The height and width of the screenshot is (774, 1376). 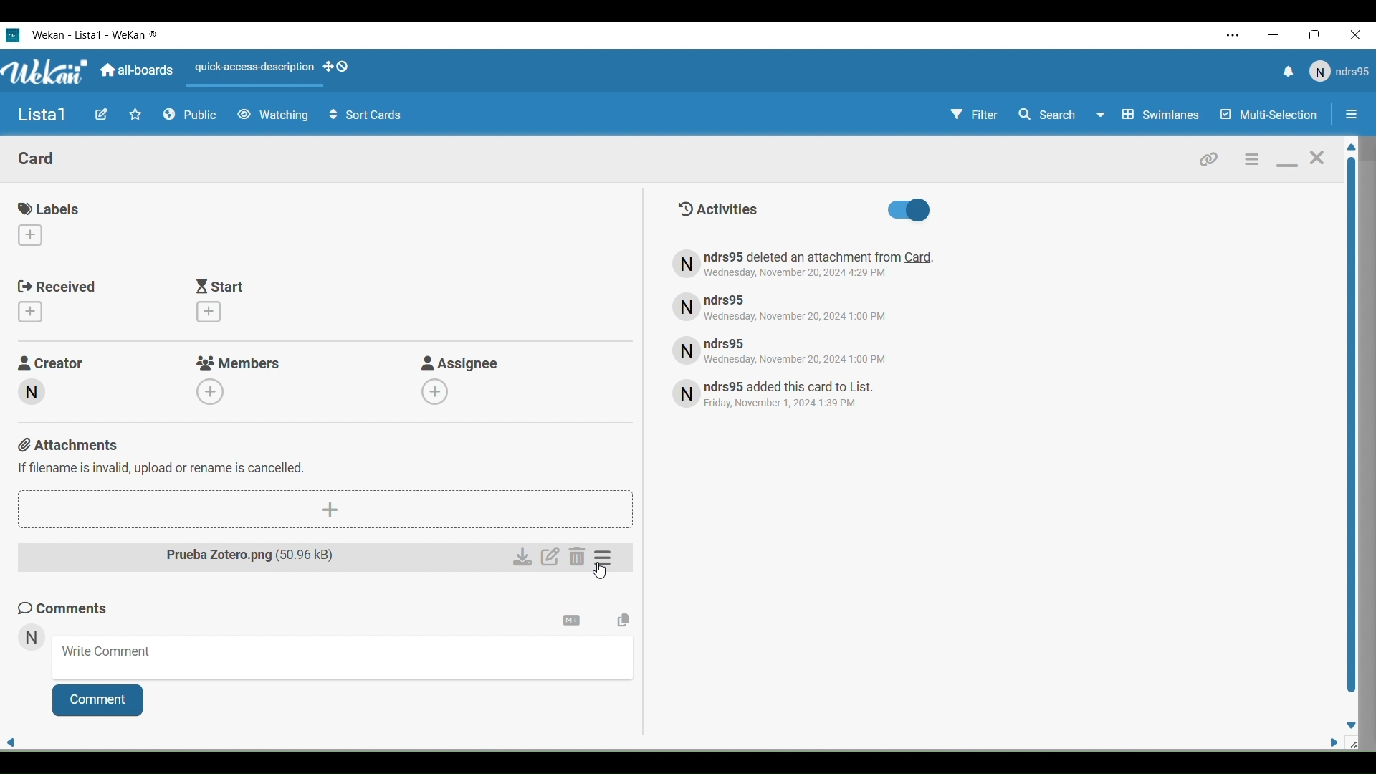 What do you see at coordinates (239, 363) in the screenshot?
I see `Members` at bounding box center [239, 363].